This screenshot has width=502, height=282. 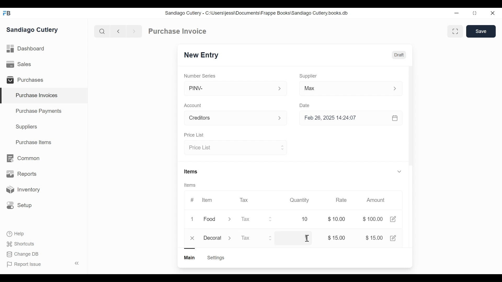 I want to click on Main, so click(x=190, y=257).